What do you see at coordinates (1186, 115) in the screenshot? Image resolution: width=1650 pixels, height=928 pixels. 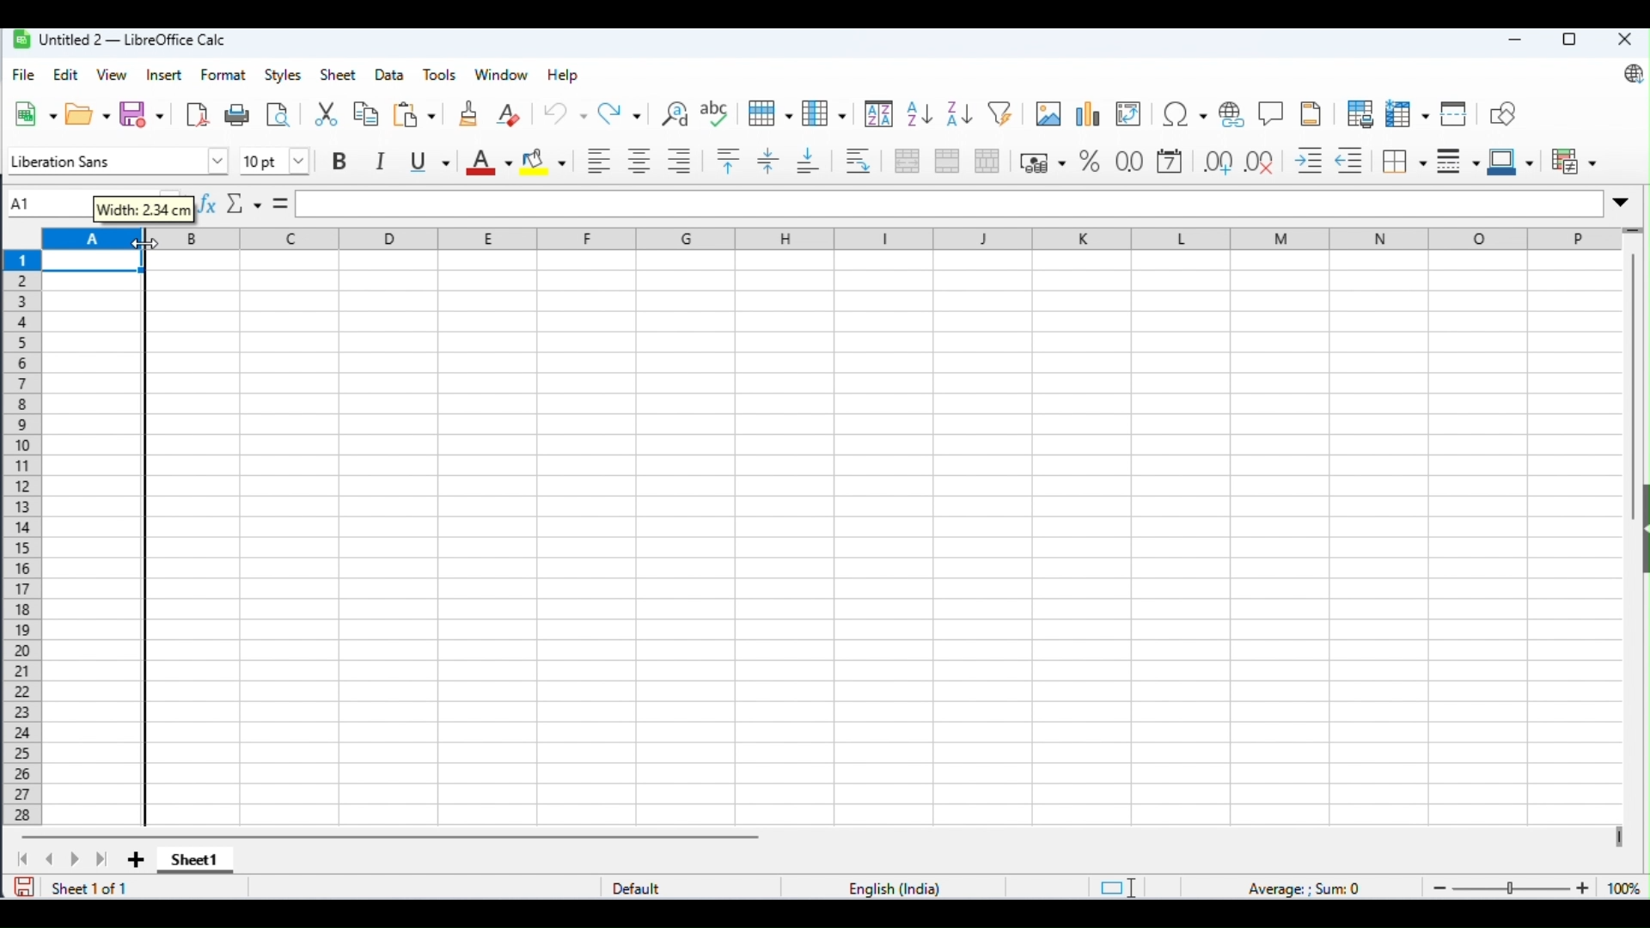 I see `insert special characters` at bounding box center [1186, 115].